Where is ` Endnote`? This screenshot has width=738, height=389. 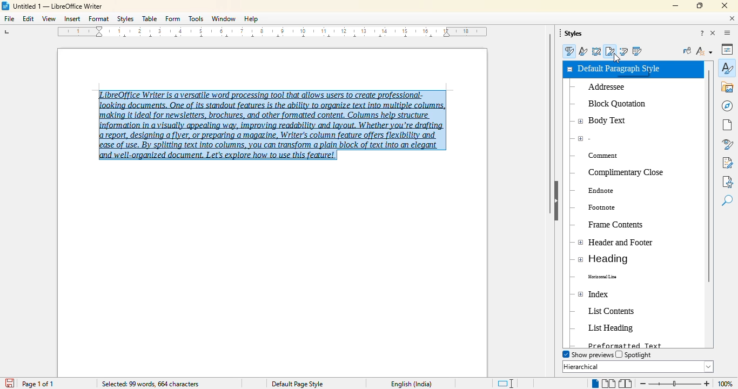  Endnote is located at coordinates (605, 191).